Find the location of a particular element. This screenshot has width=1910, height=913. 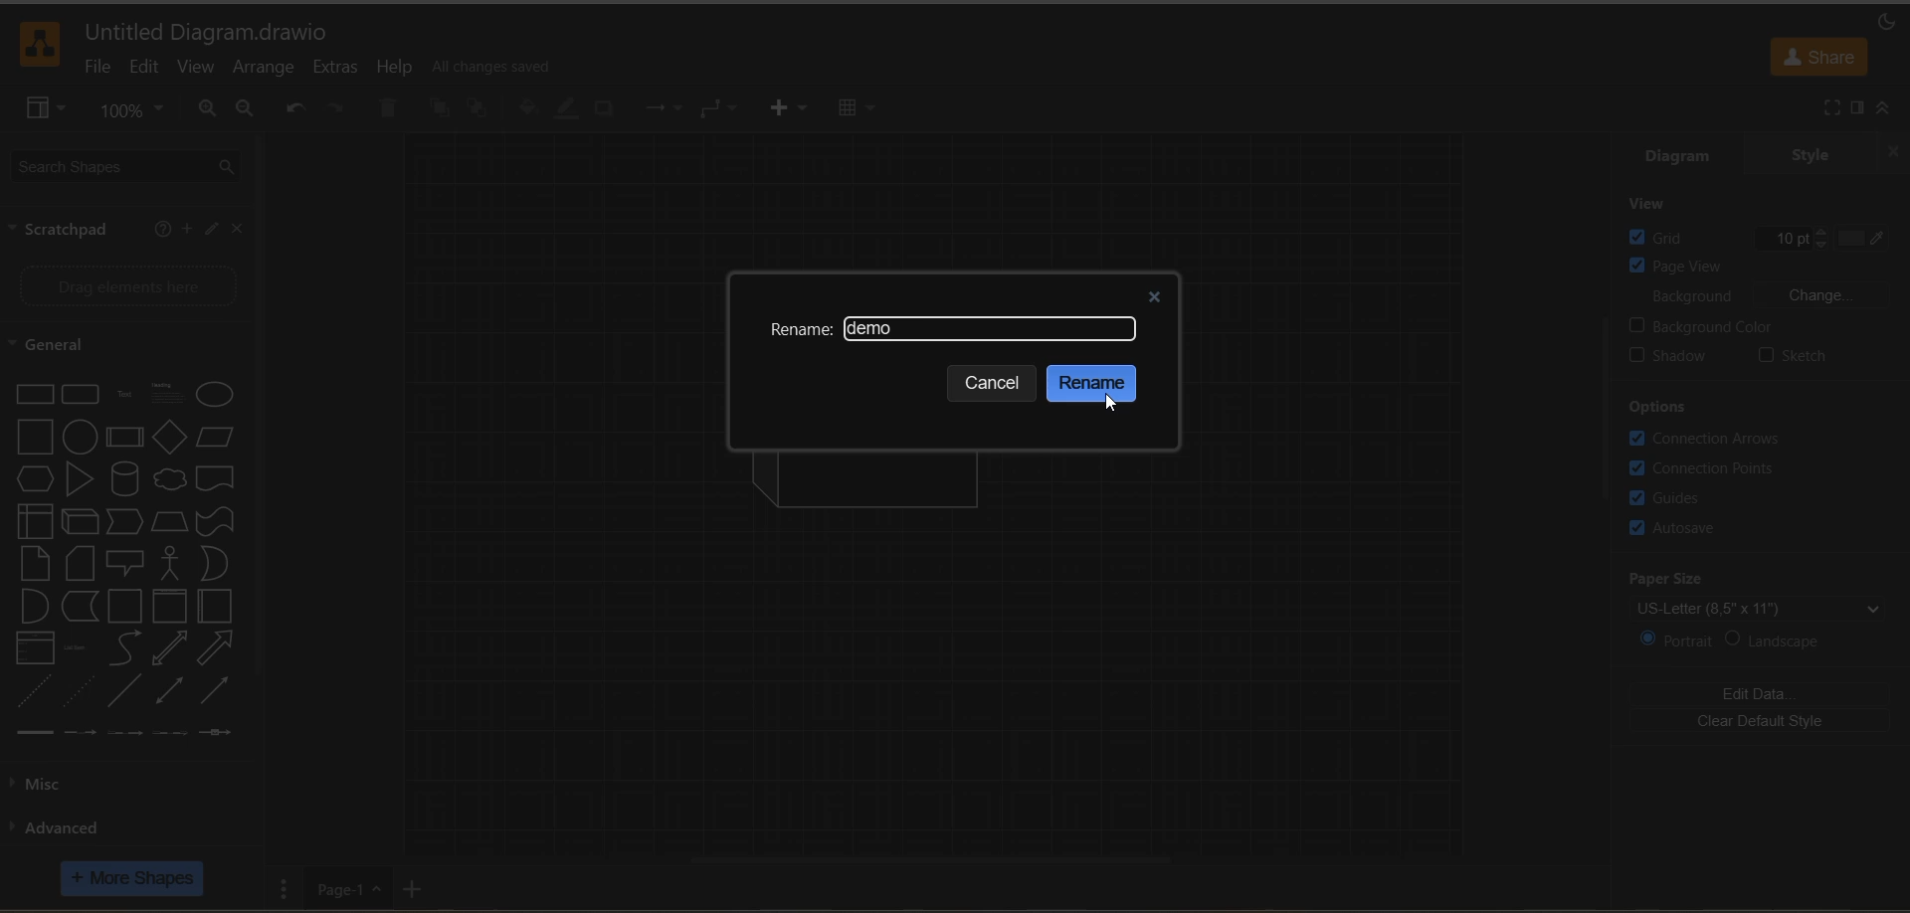

fill color is located at coordinates (531, 108).